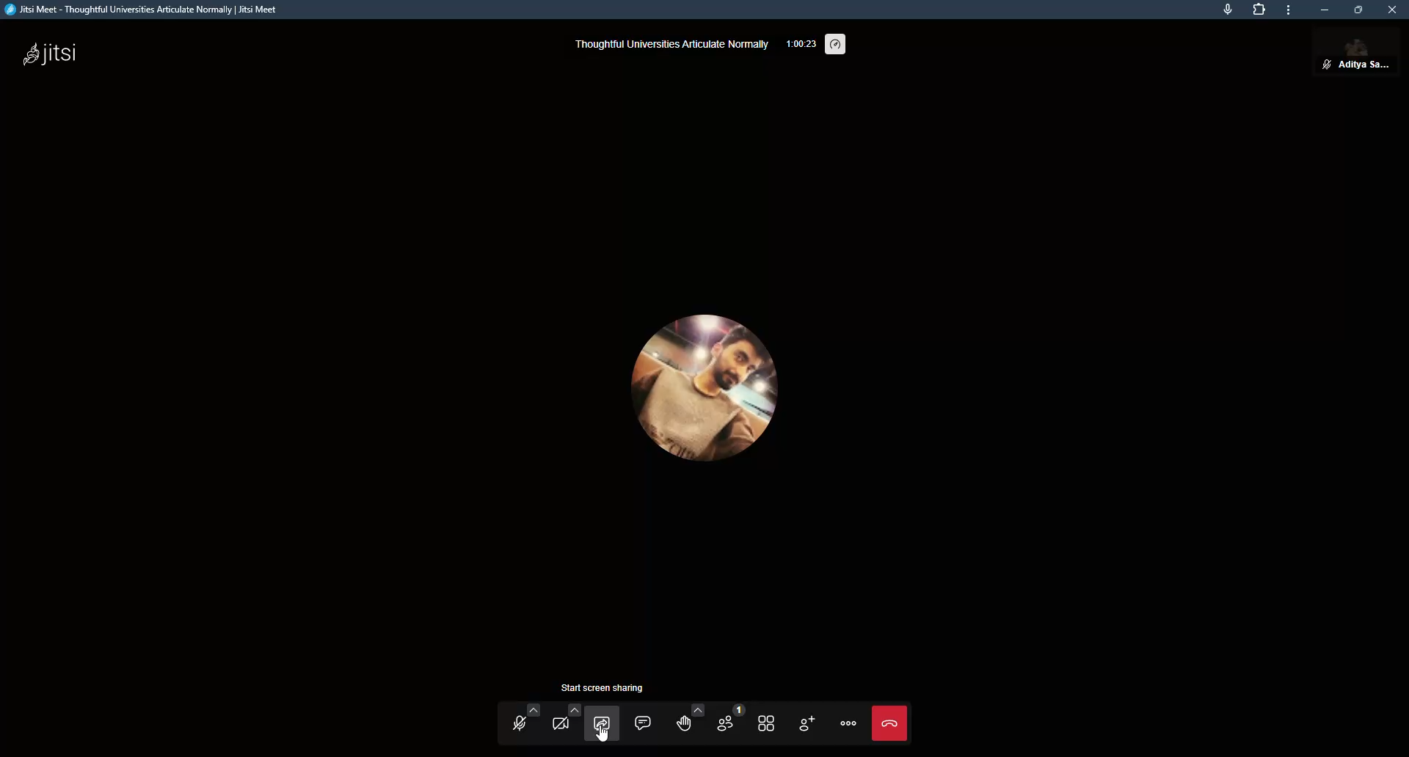 The image size is (1409, 757). I want to click on microphone, so click(1221, 12).